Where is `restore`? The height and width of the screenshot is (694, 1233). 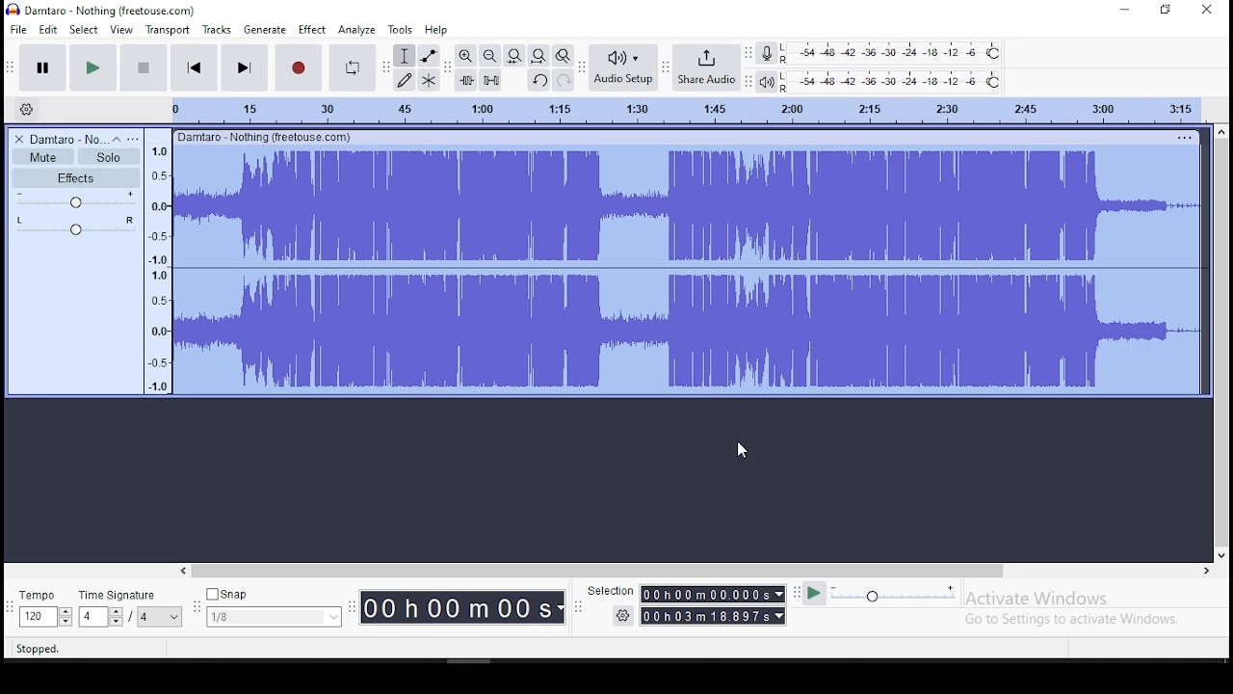 restore is located at coordinates (1167, 9).